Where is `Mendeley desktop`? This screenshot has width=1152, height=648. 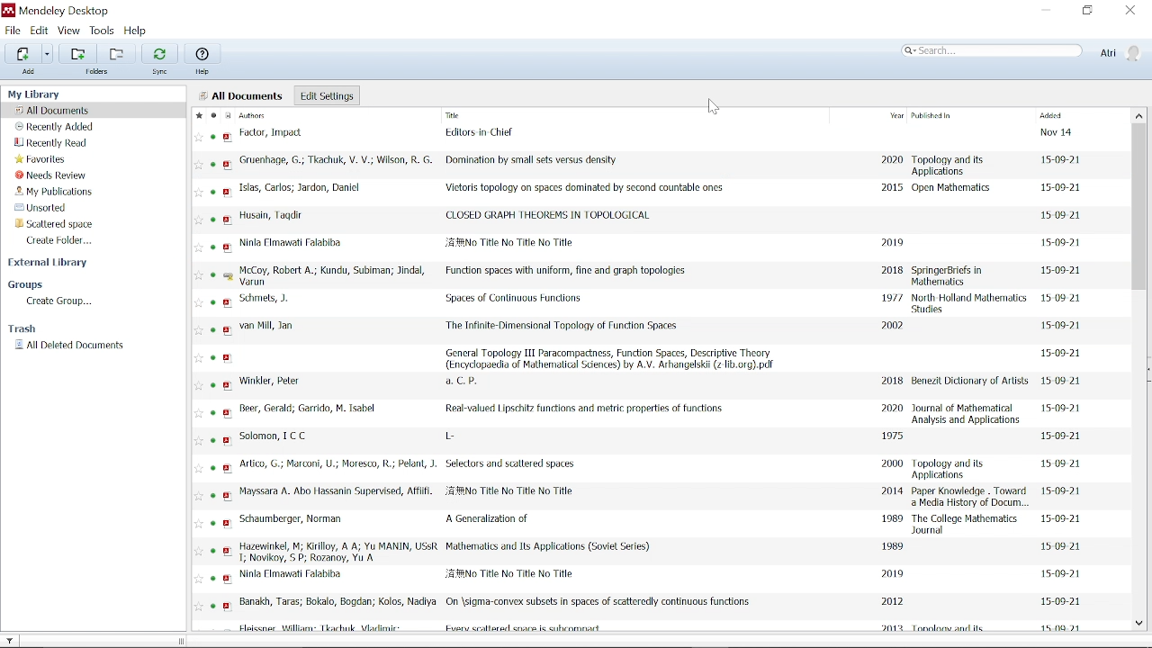
Mendeley desktop is located at coordinates (61, 11).